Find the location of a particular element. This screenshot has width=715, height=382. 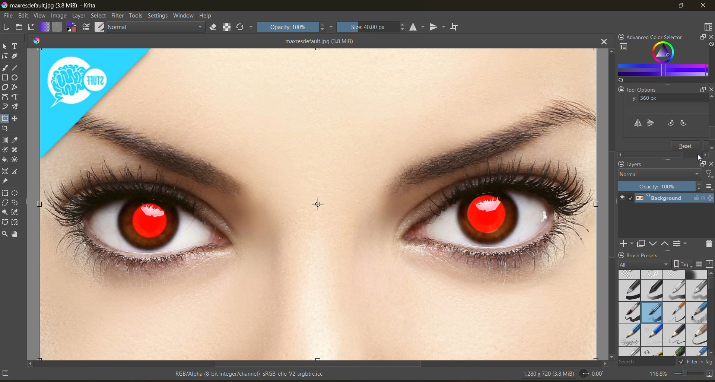

tool is located at coordinates (4, 235).